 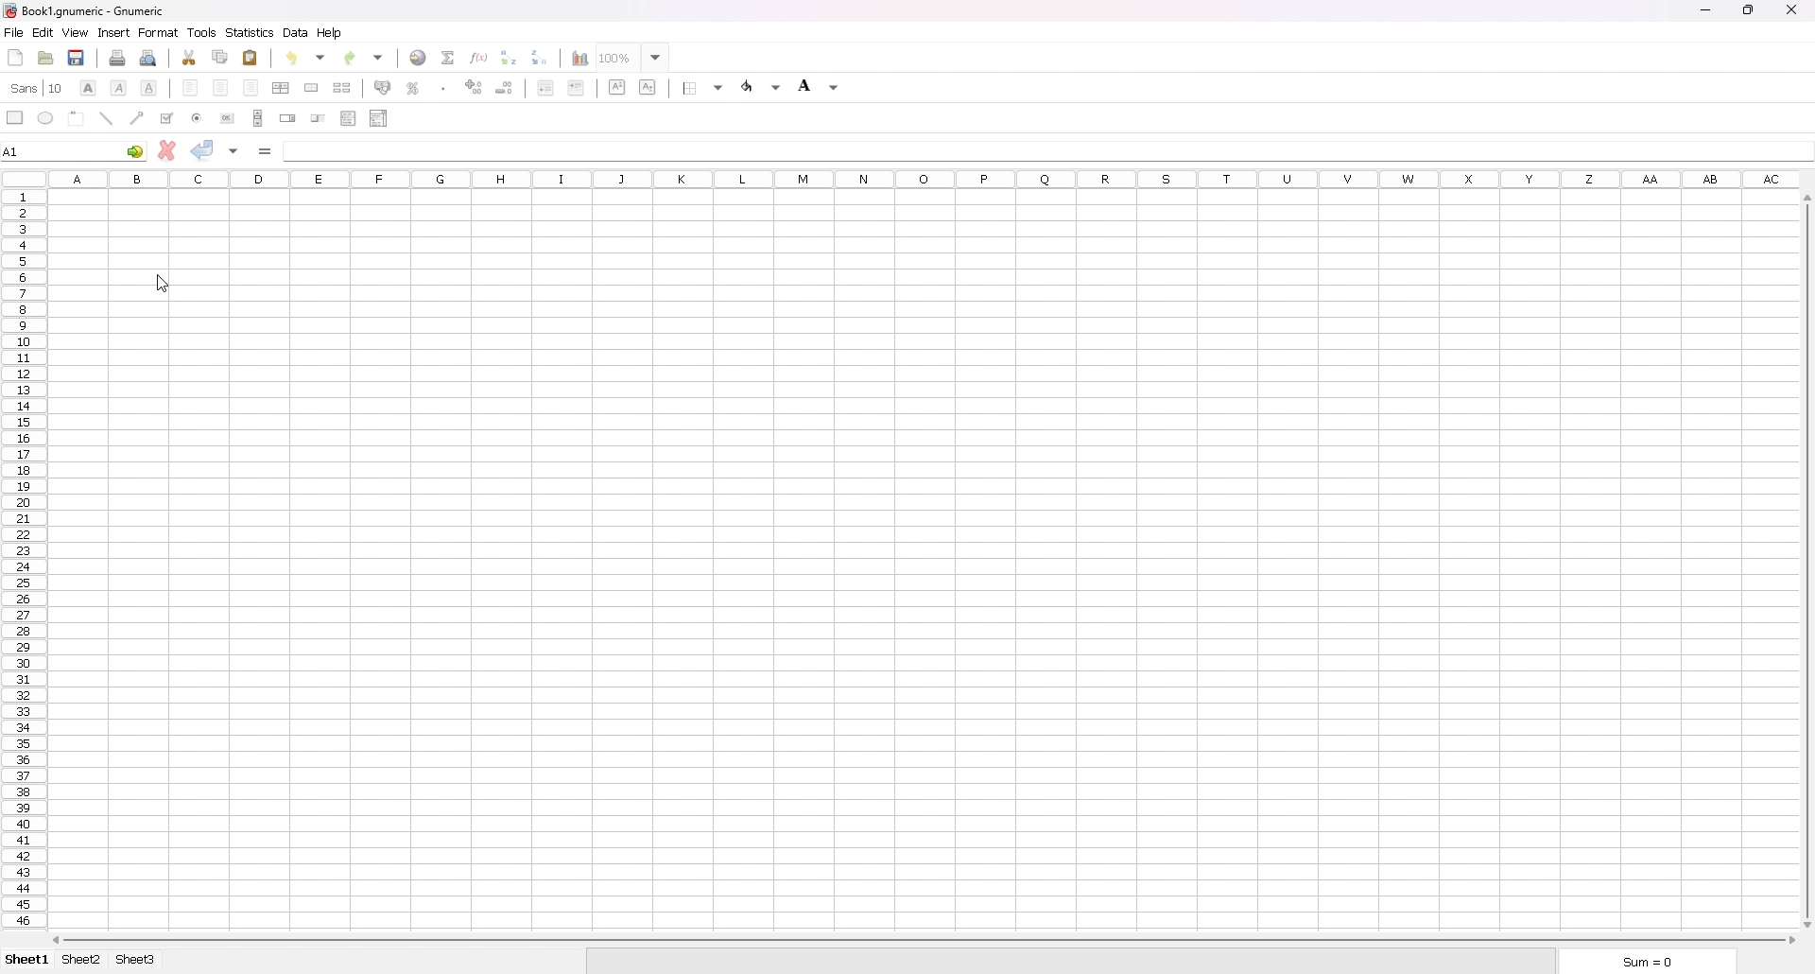 What do you see at coordinates (379, 118) in the screenshot?
I see `combo box` at bounding box center [379, 118].